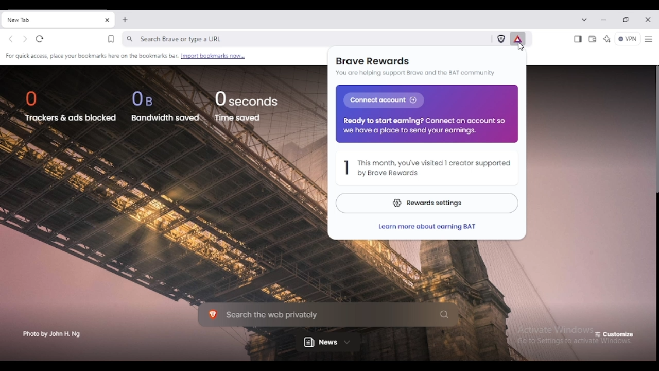  I want to click on photo by John H. Ng, so click(52, 335).